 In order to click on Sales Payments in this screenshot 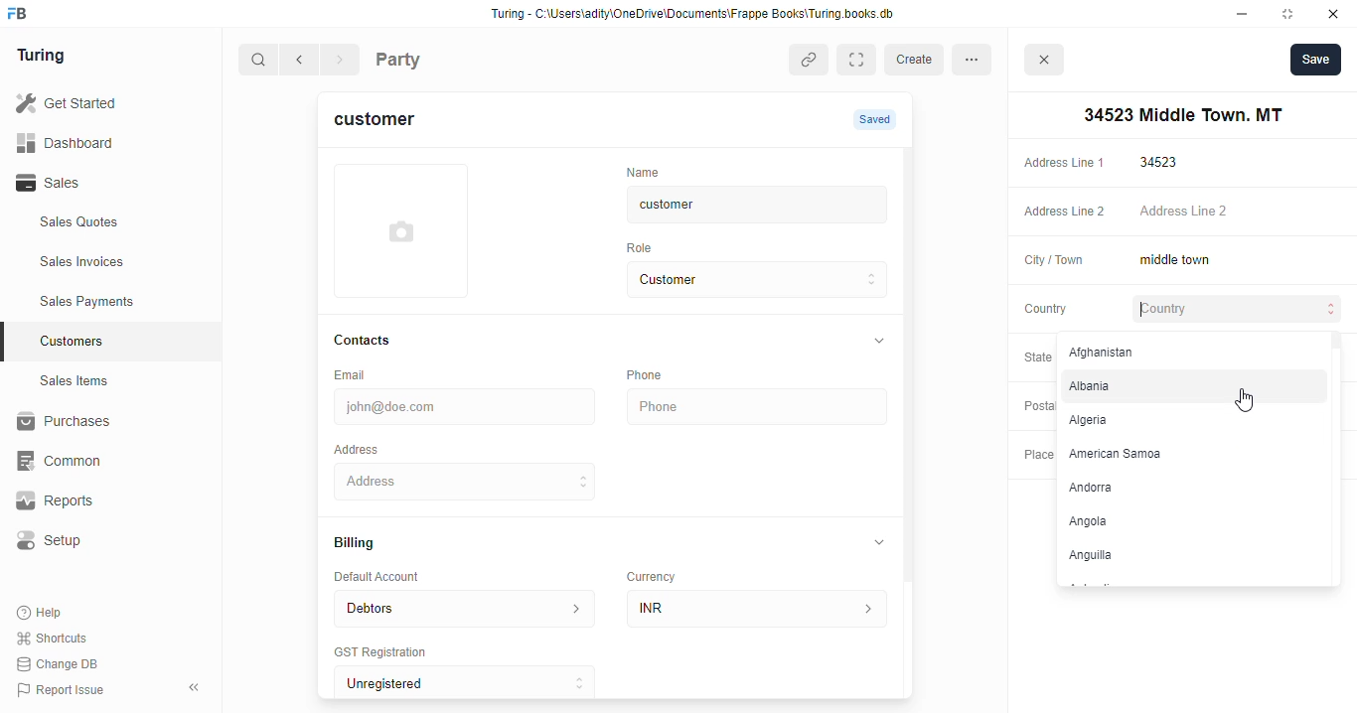, I will do `click(117, 302)`.